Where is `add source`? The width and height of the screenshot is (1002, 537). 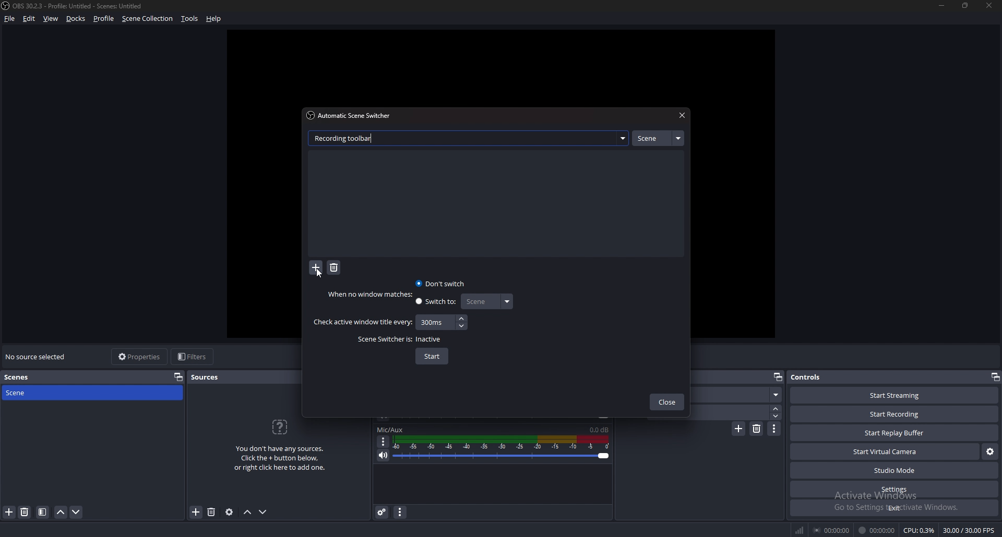
add source is located at coordinates (196, 512).